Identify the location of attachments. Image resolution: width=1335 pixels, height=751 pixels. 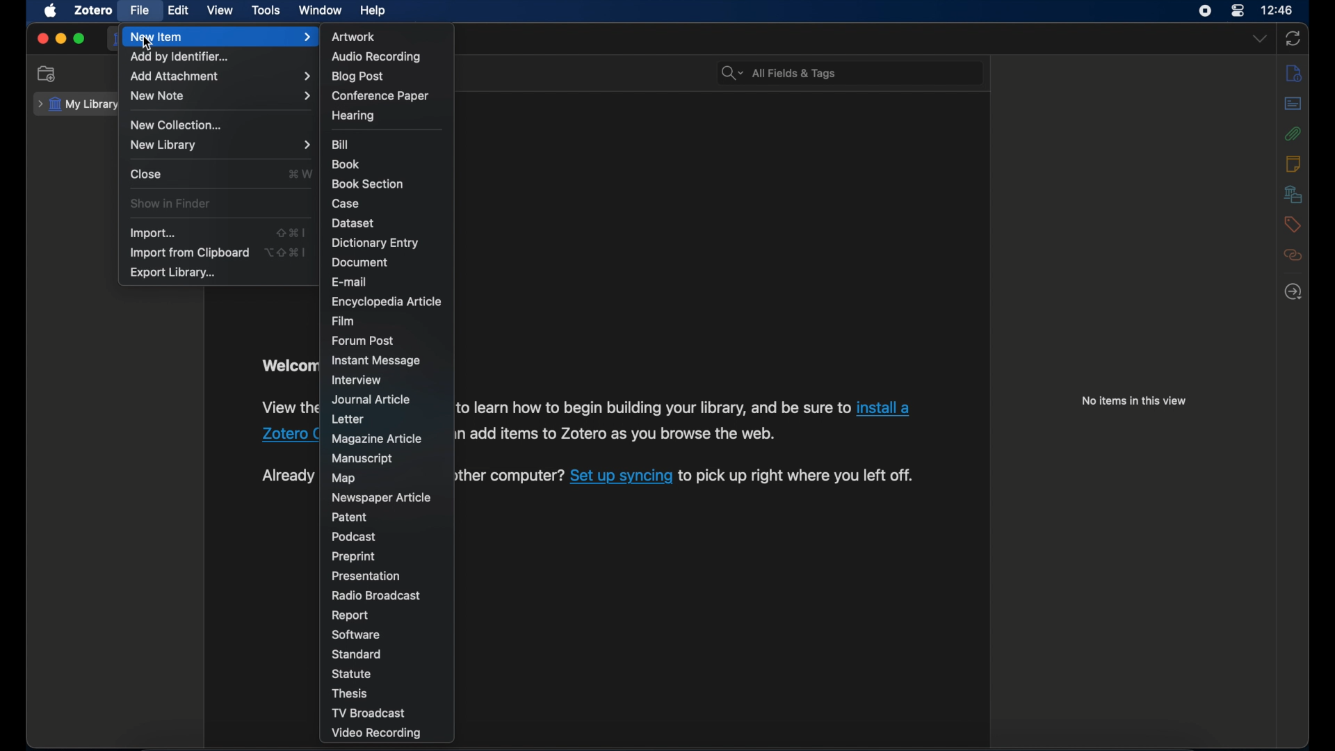
(1294, 134).